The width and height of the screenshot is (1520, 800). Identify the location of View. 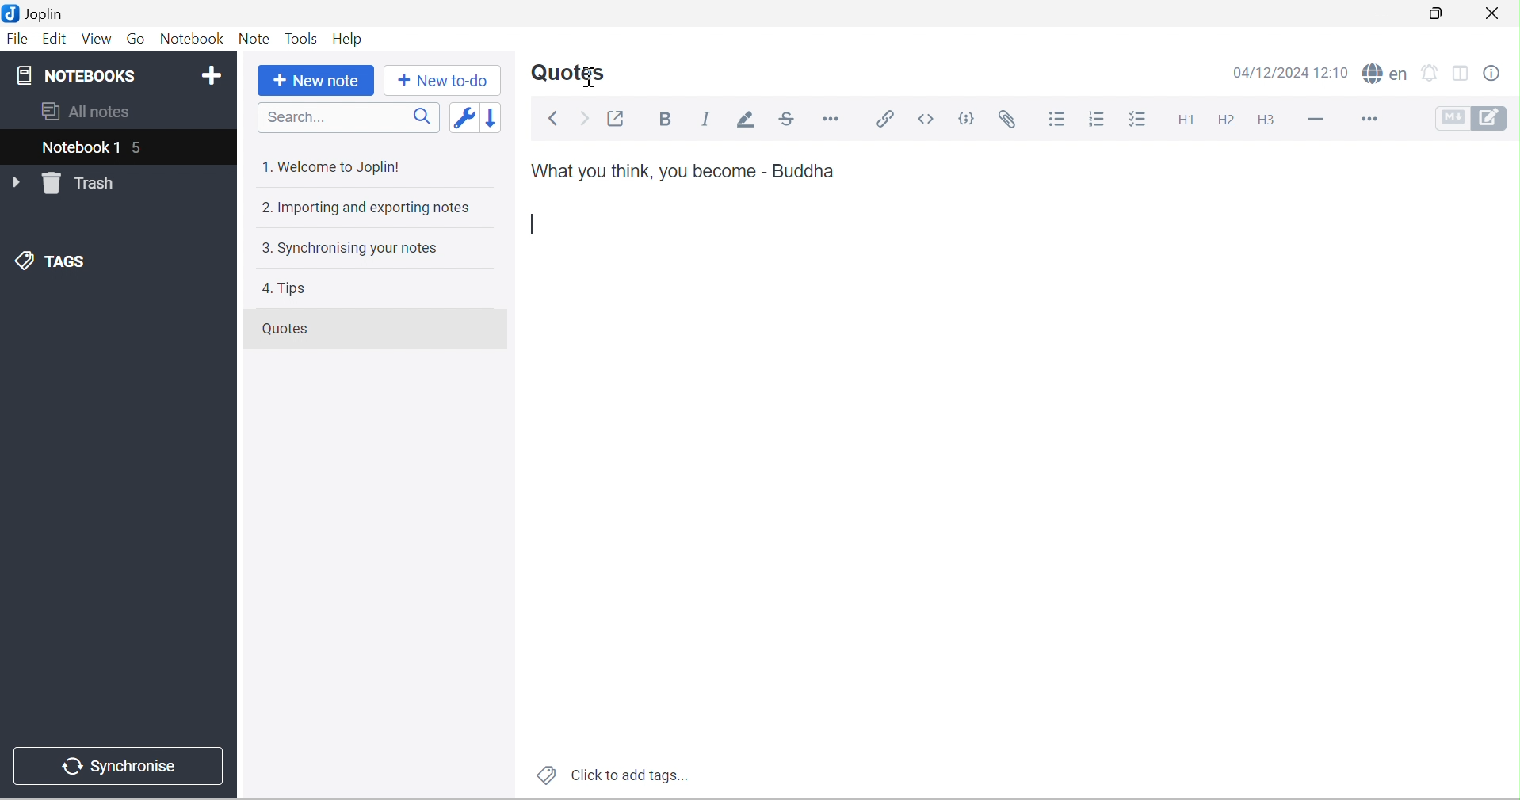
(97, 39).